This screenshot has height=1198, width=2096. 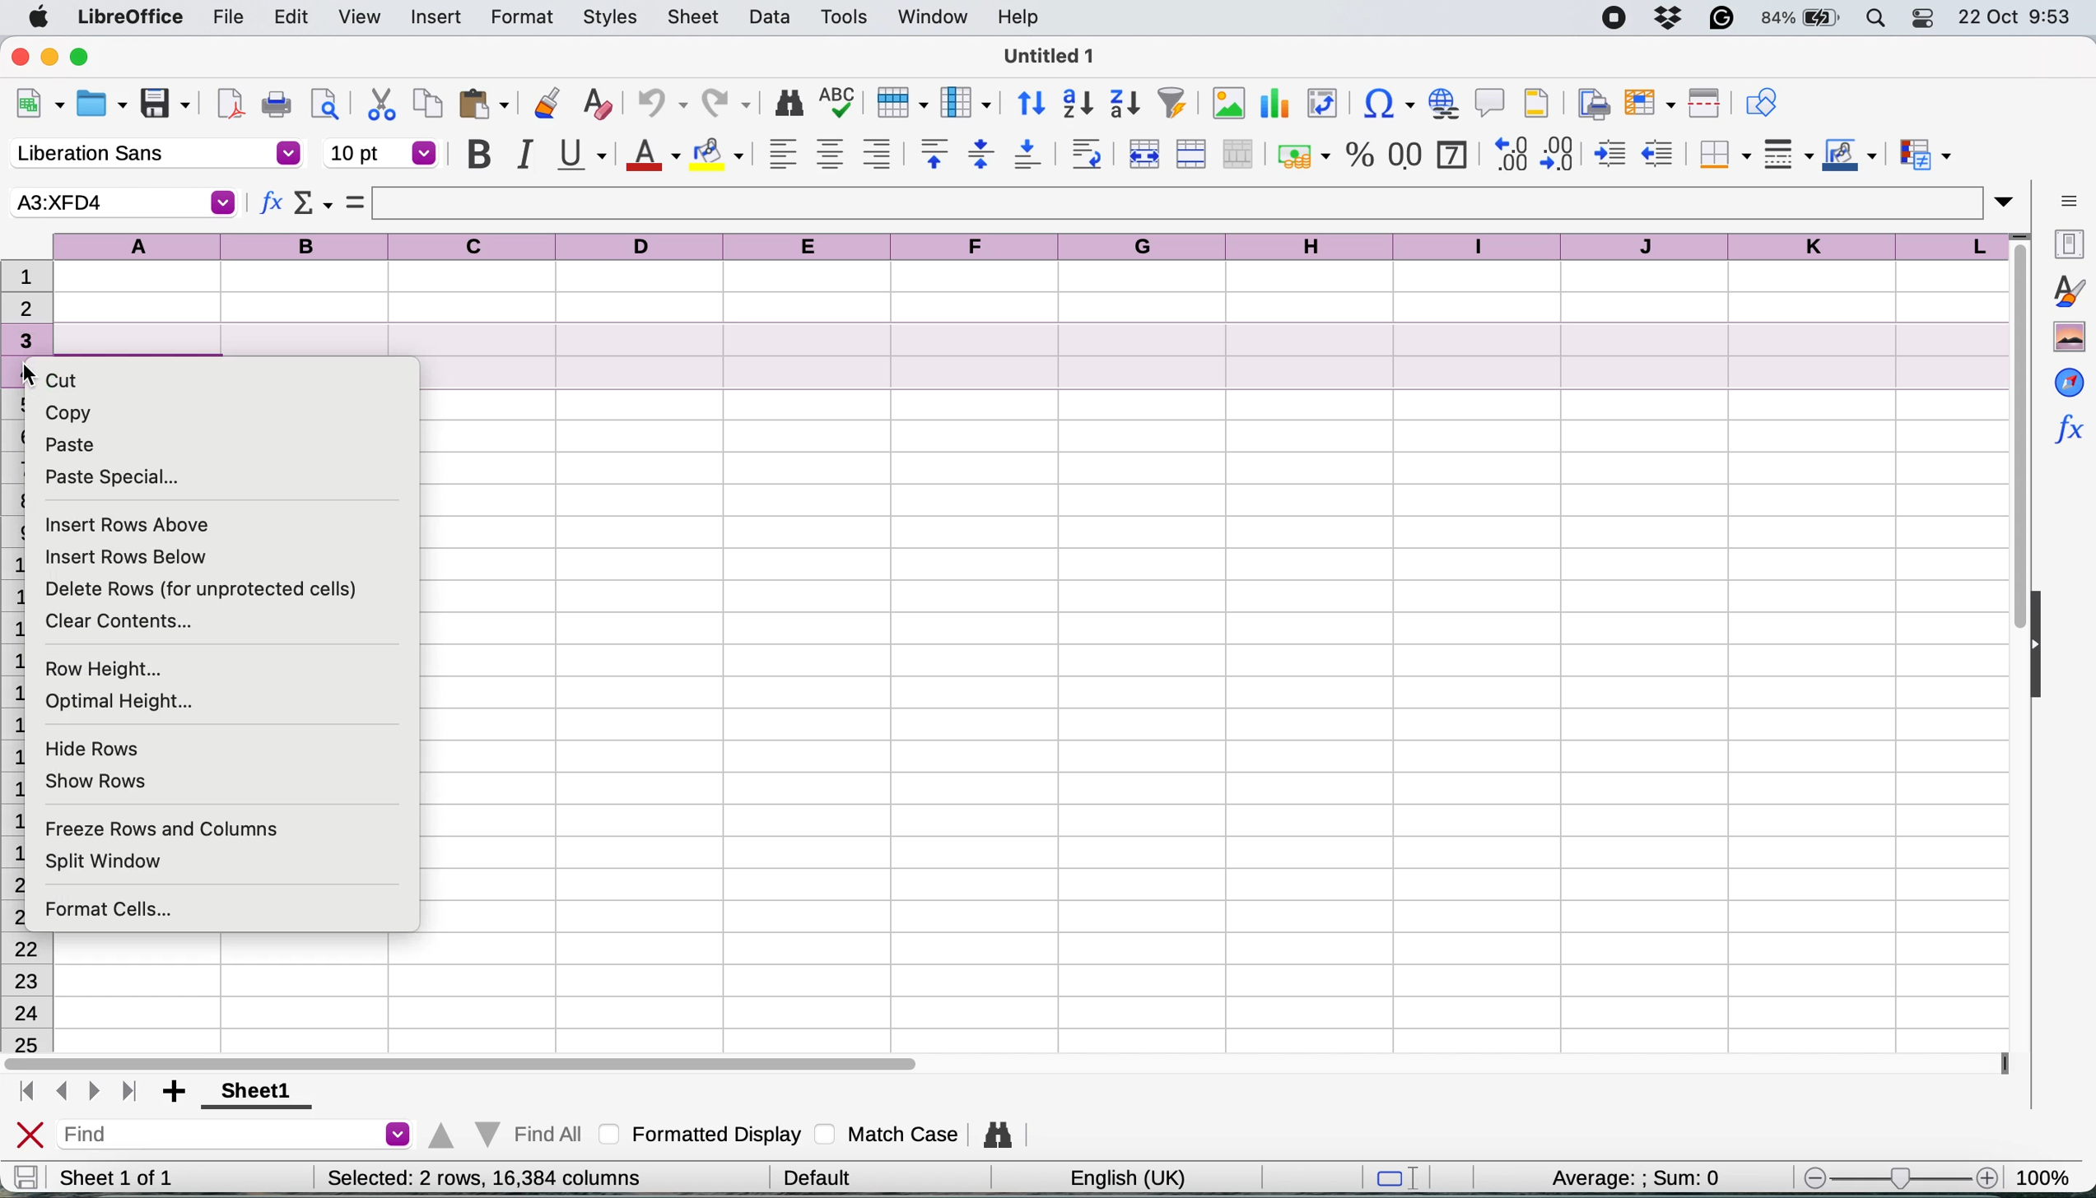 What do you see at coordinates (101, 107) in the screenshot?
I see `open` at bounding box center [101, 107].